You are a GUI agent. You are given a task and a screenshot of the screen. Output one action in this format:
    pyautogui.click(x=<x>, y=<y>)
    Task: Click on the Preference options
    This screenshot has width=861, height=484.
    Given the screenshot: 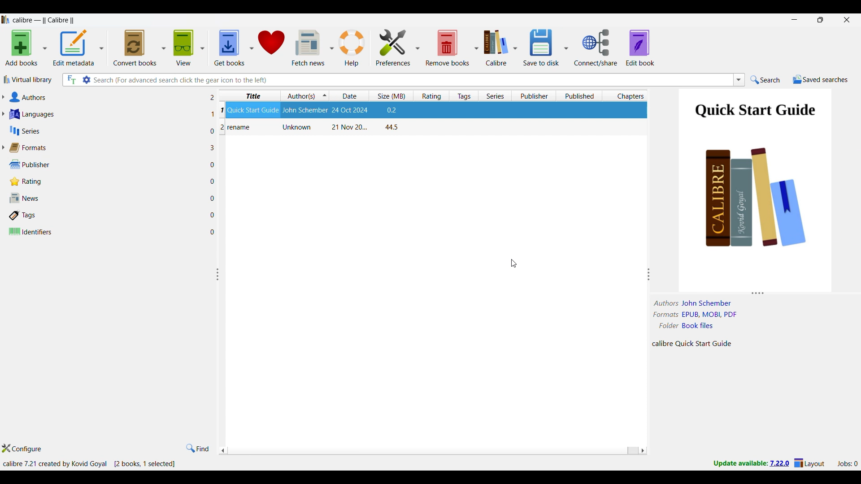 What is the action you would take?
    pyautogui.click(x=397, y=47)
    